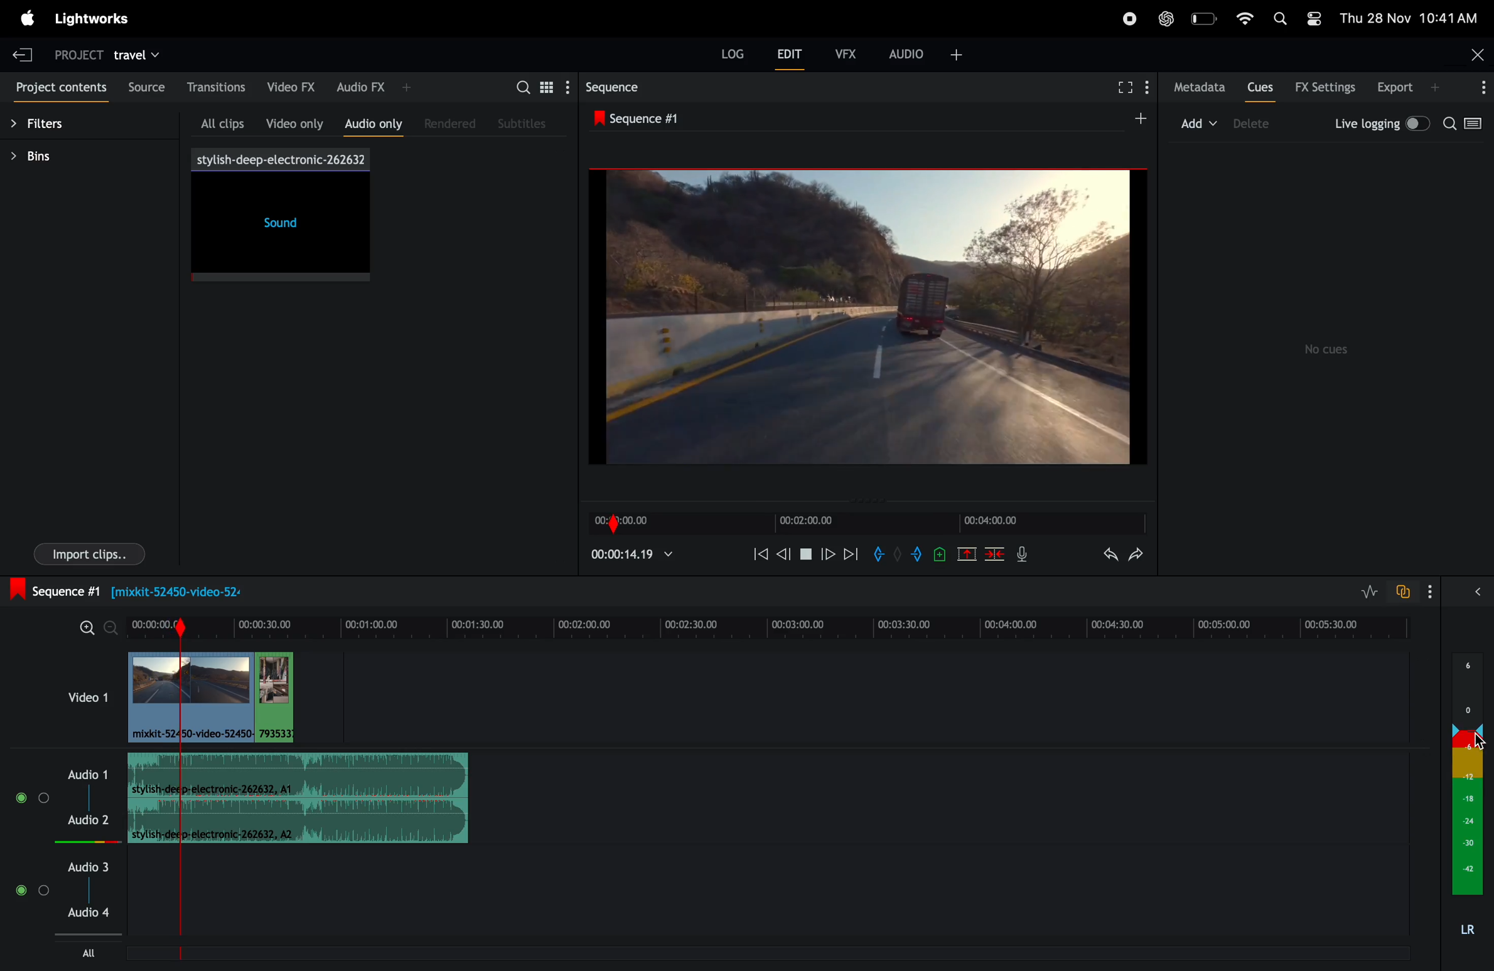 The image size is (1494, 971). I want to click on move forward, so click(852, 553).